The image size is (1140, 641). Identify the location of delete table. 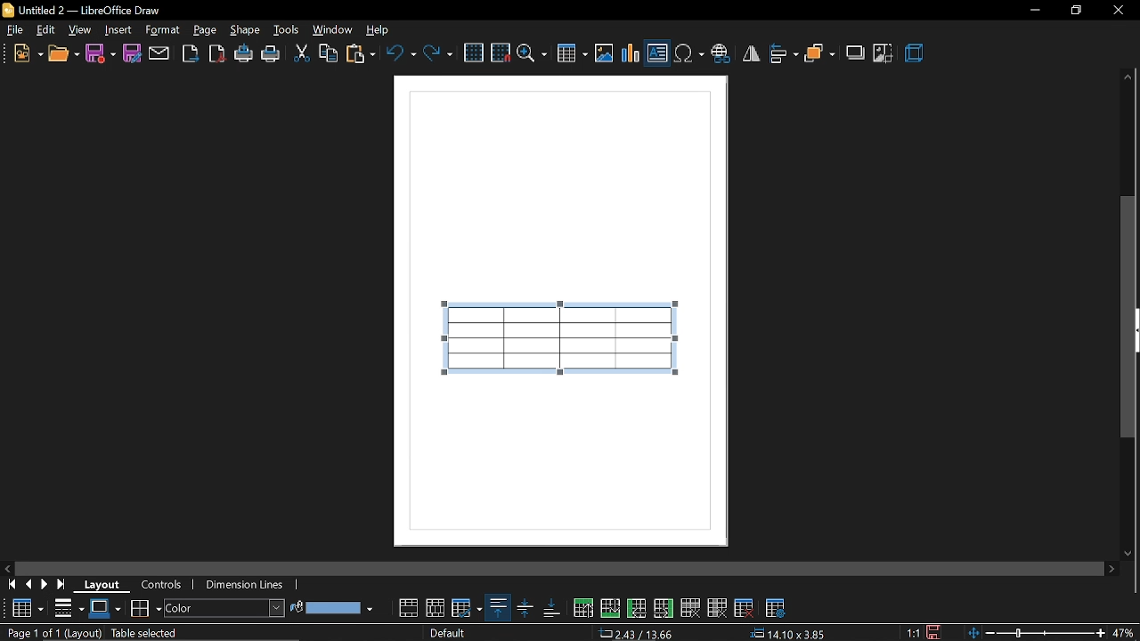
(743, 607).